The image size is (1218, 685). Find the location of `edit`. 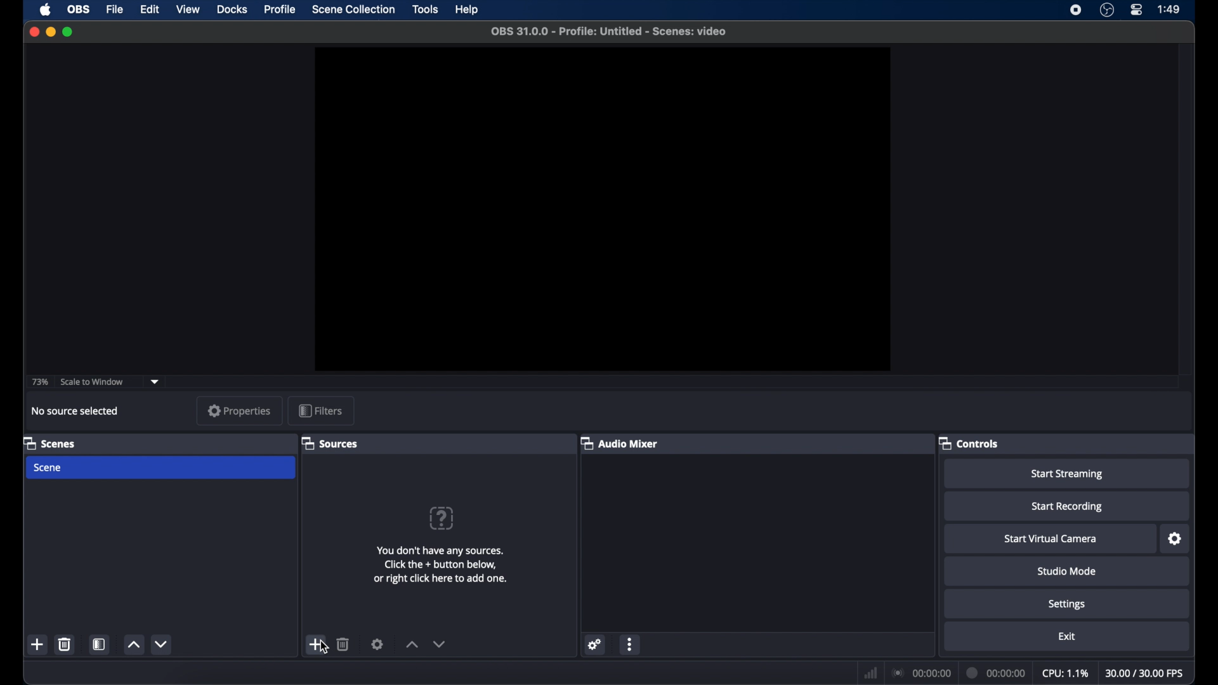

edit is located at coordinates (149, 10).